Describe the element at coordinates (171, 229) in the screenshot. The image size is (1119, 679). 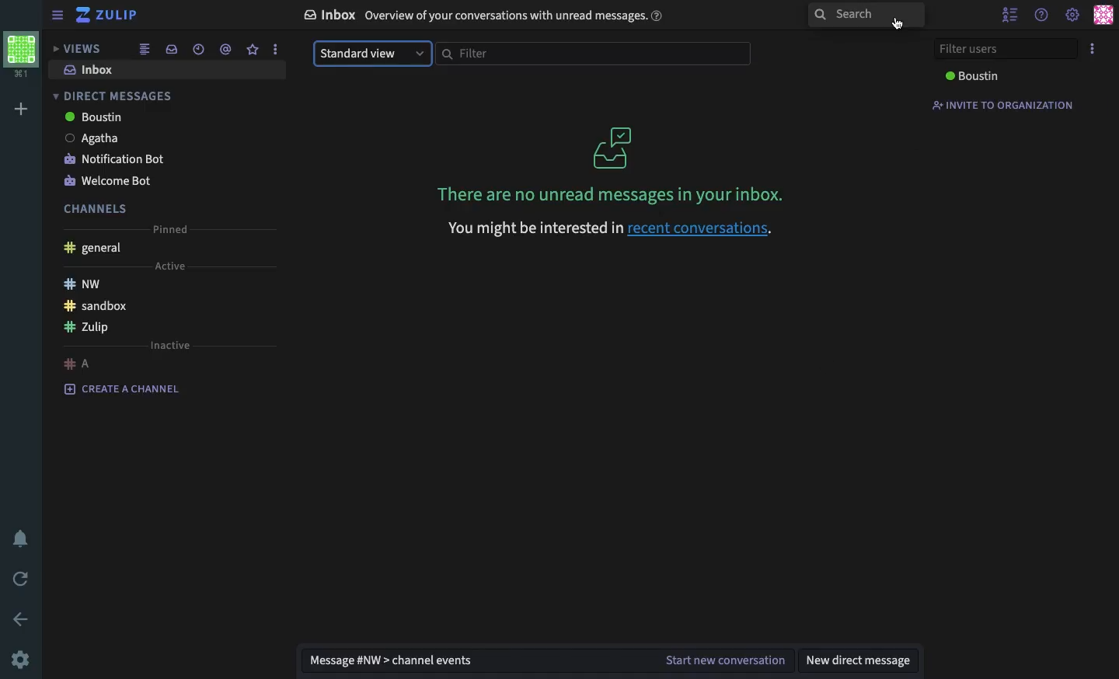
I see `pinned` at that location.